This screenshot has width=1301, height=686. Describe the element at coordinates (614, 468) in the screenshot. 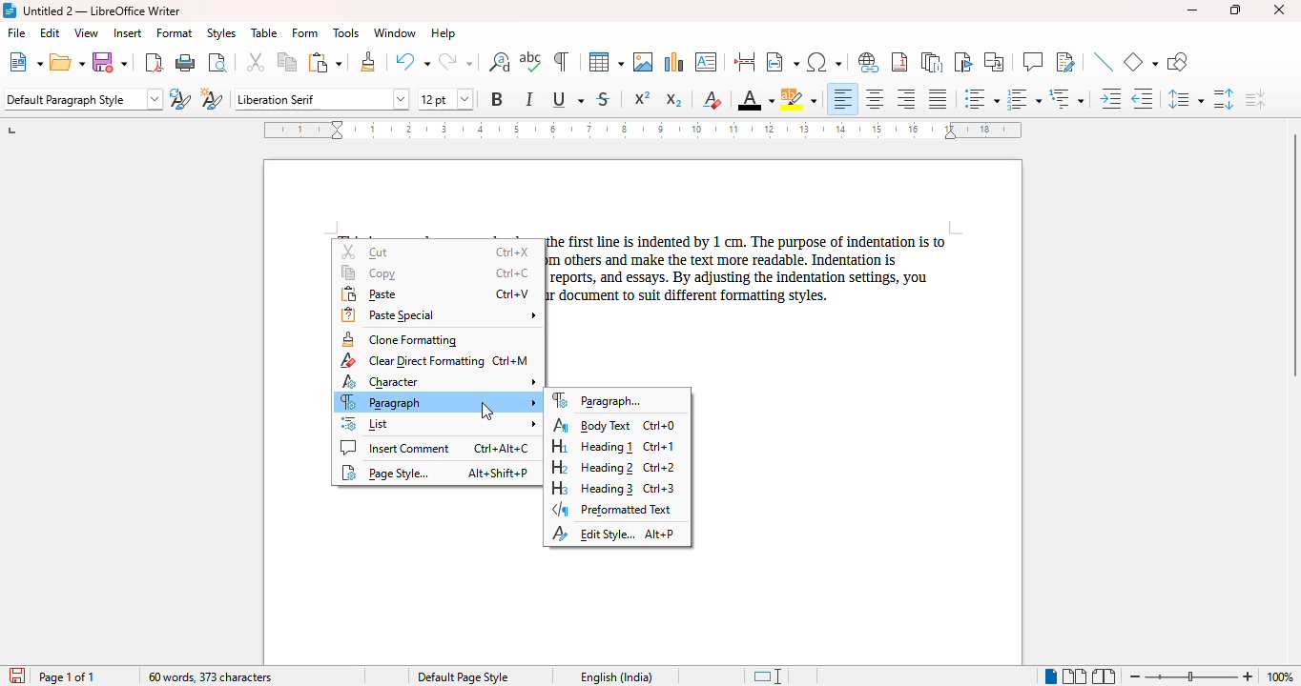

I see `heading 2` at that location.